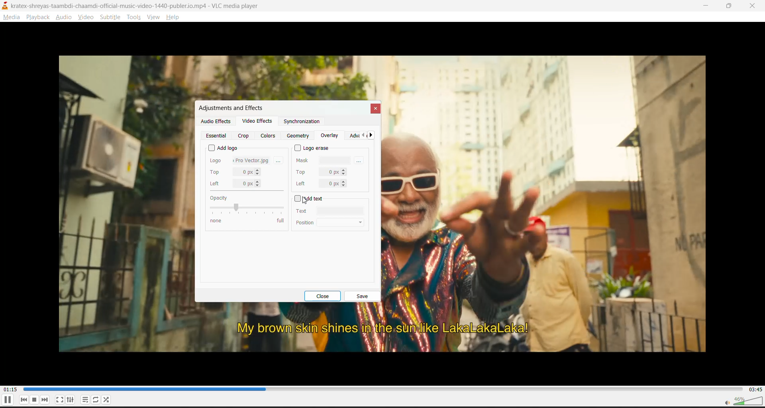 This screenshot has width=765, height=408. Describe the element at coordinates (306, 202) in the screenshot. I see `cursor` at that location.